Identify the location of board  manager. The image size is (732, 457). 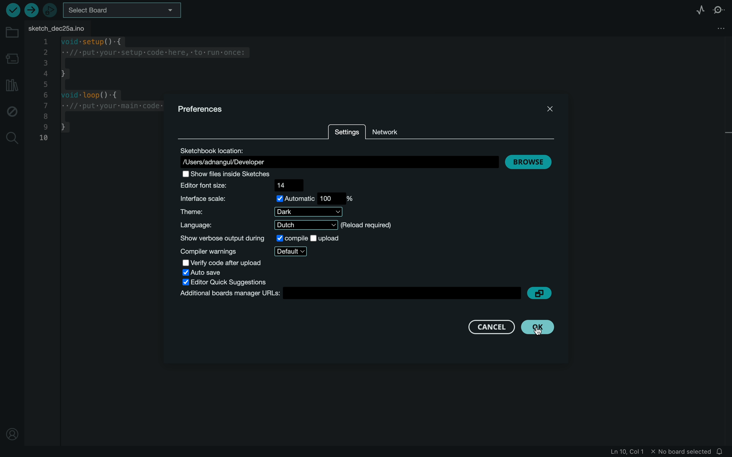
(12, 59).